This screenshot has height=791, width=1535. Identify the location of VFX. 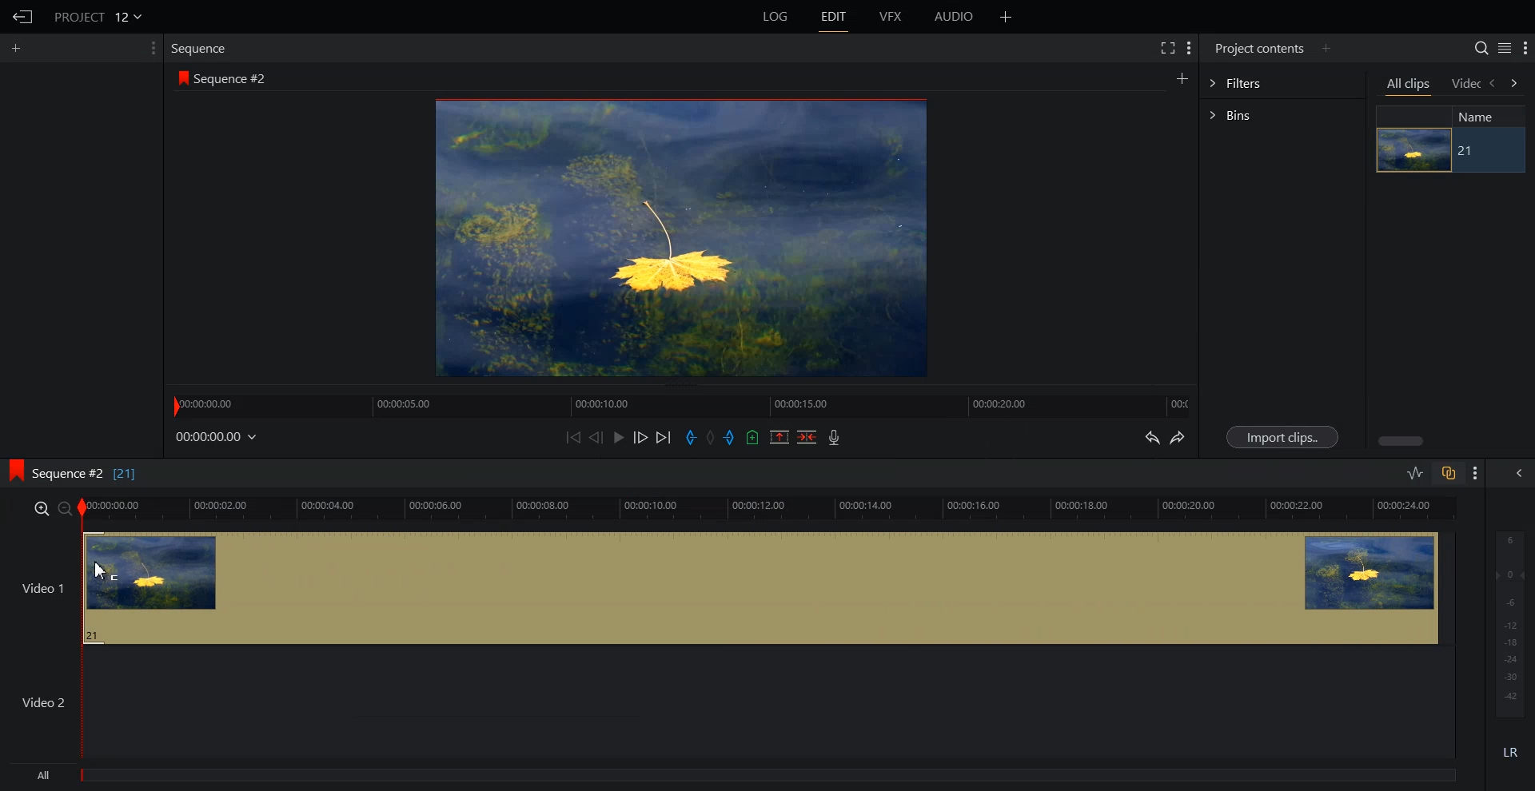
(891, 17).